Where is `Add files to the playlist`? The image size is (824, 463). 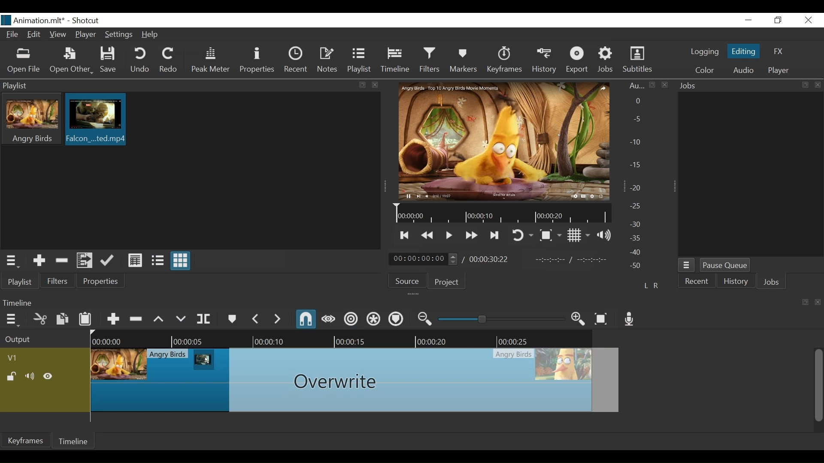 Add files to the playlist is located at coordinates (85, 260).